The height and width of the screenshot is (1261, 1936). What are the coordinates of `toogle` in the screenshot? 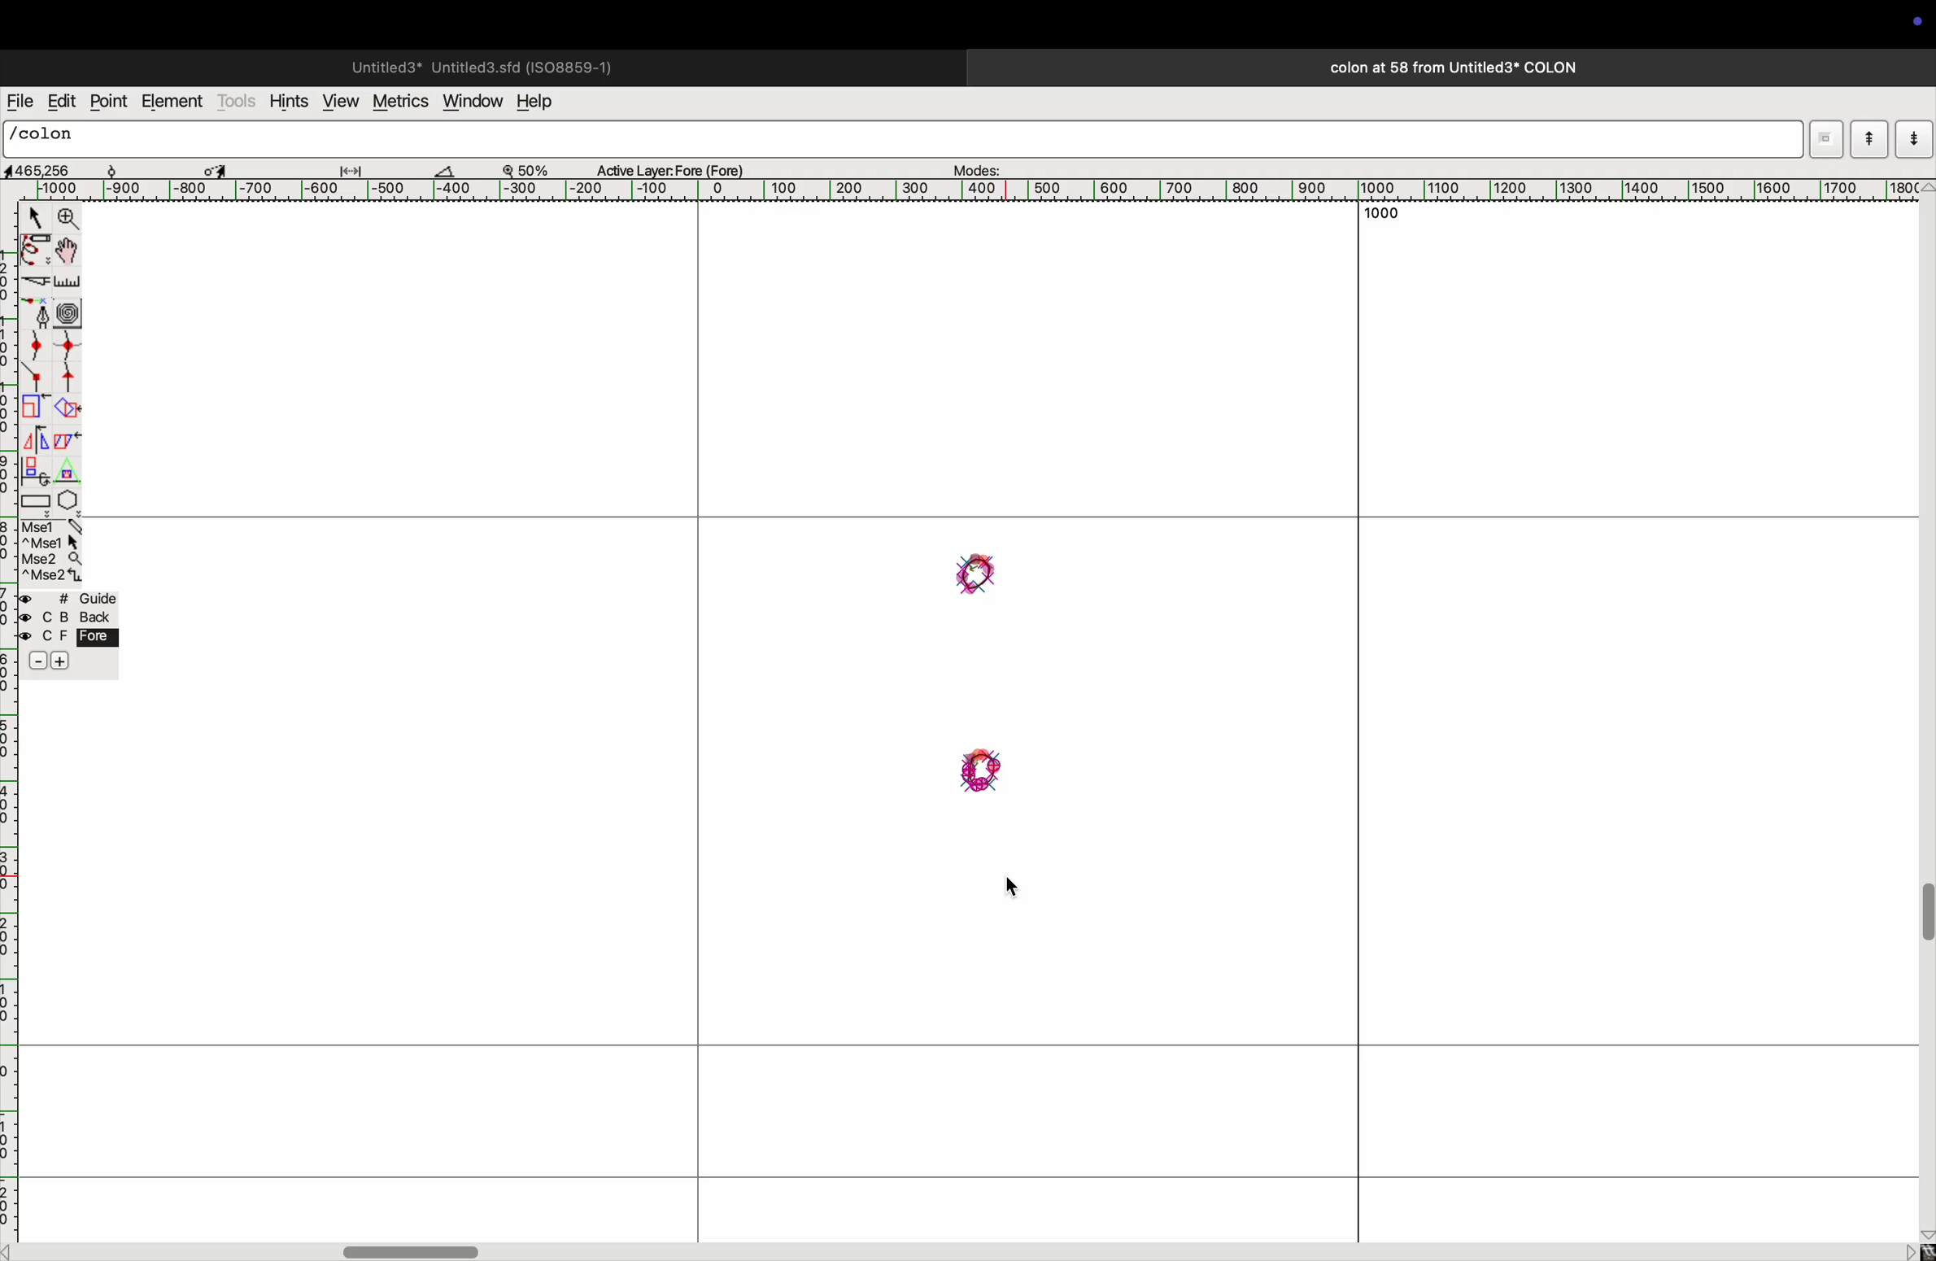 It's located at (1923, 923).